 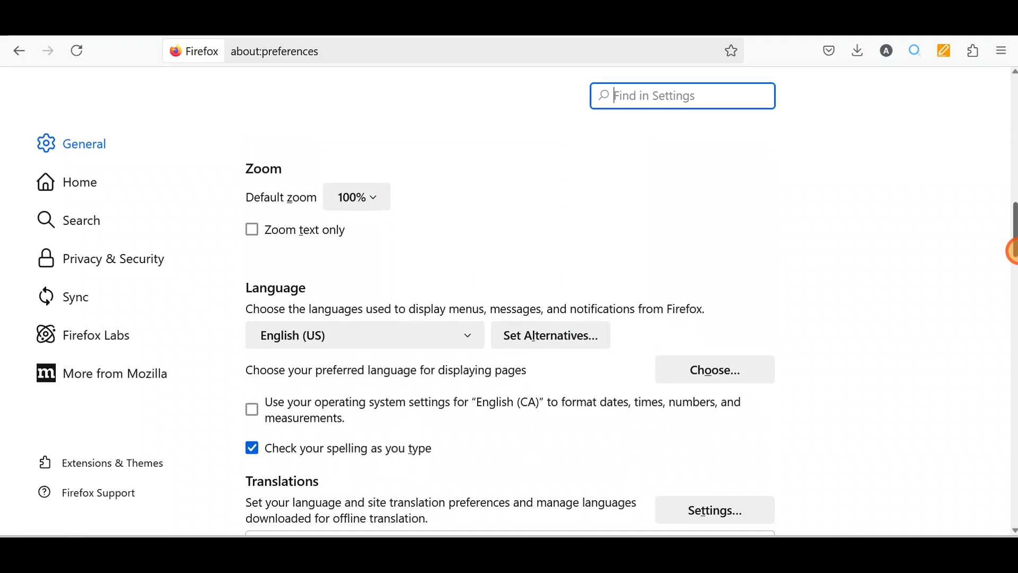 What do you see at coordinates (66, 296) in the screenshot?
I see `Sync` at bounding box center [66, 296].